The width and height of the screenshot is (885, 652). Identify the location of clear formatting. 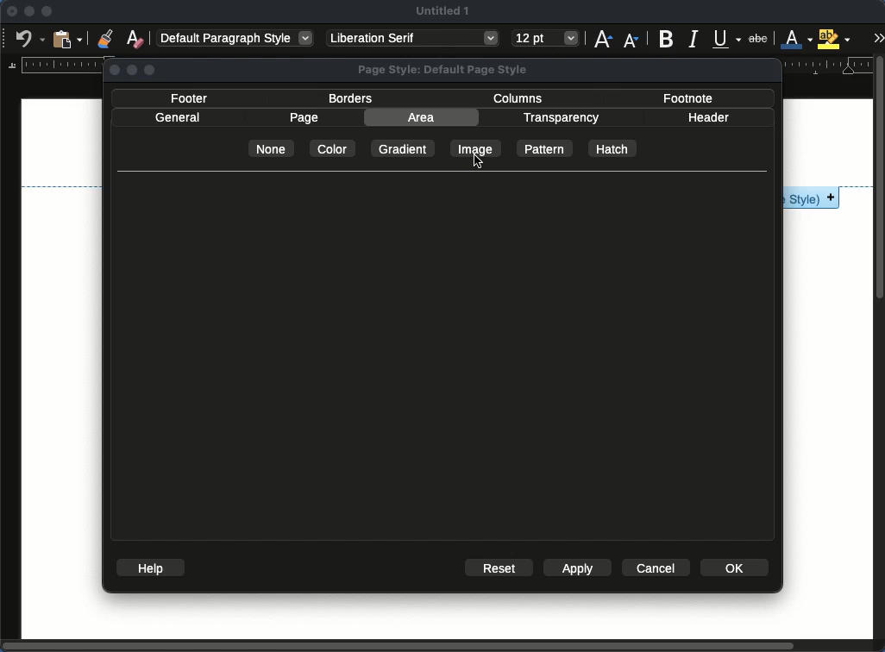
(136, 37).